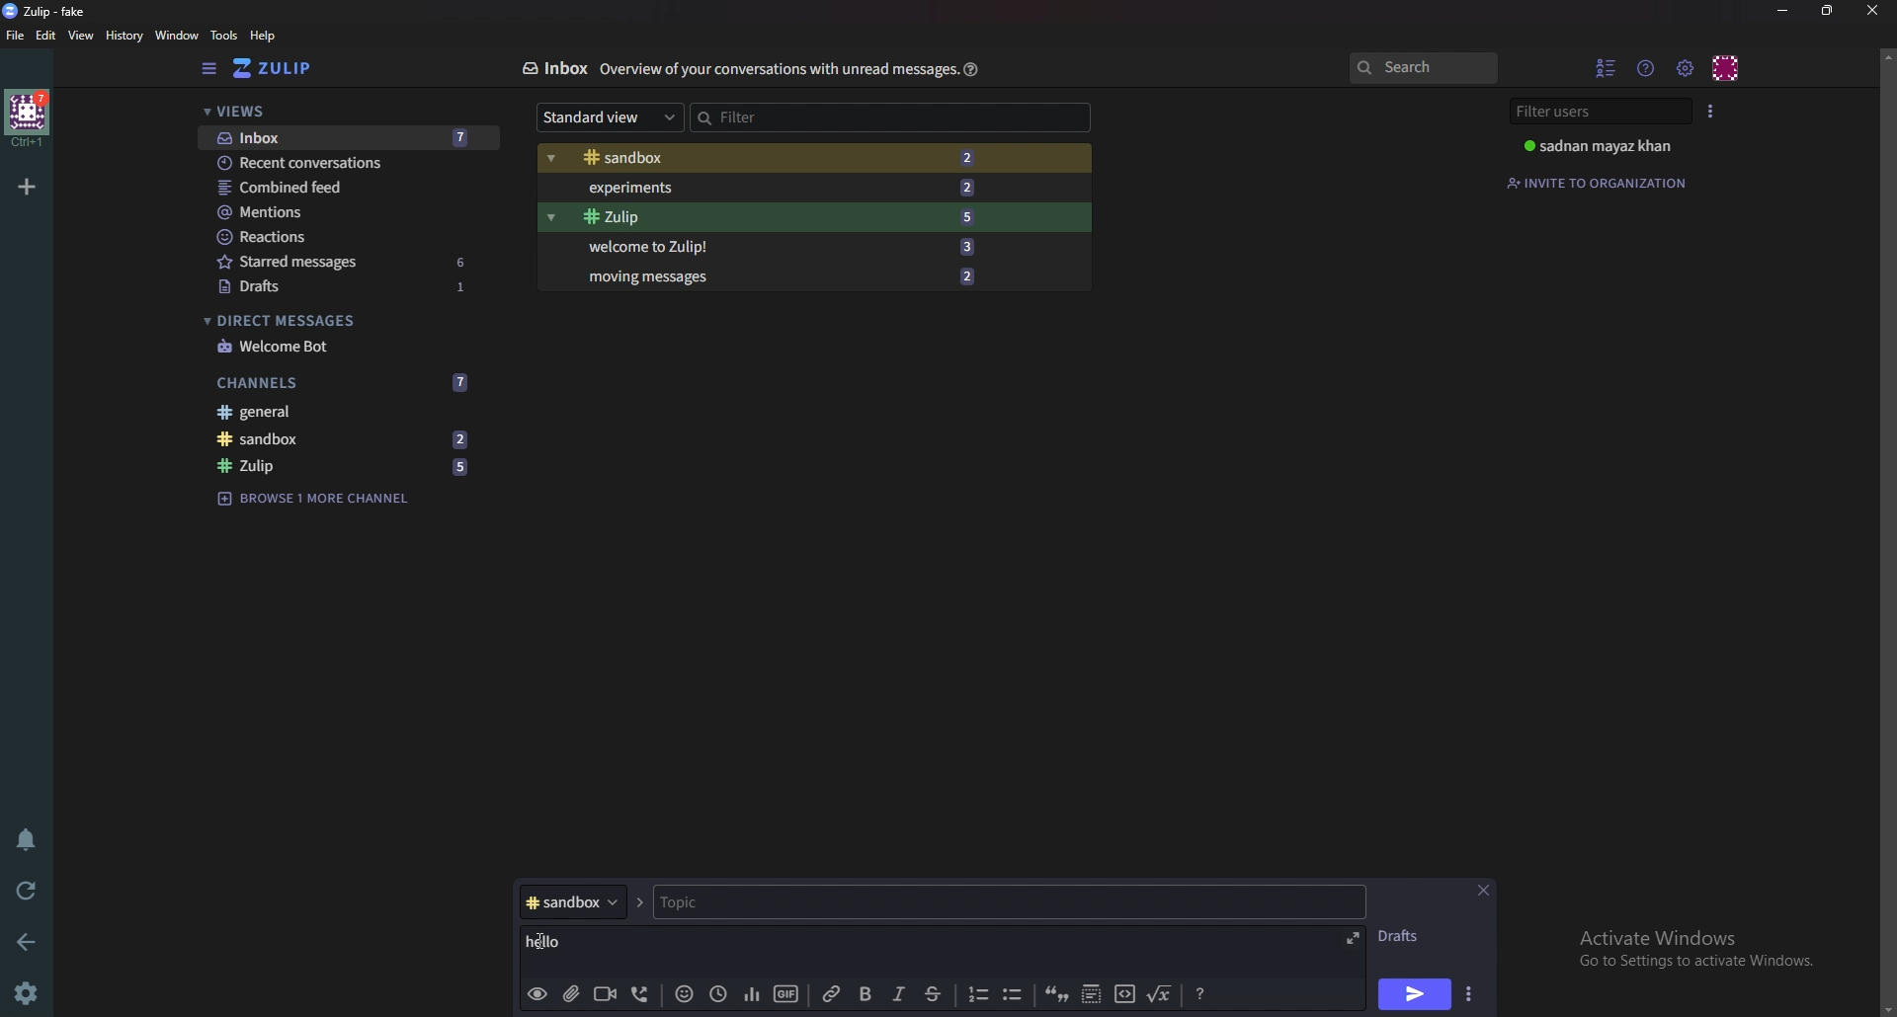 This screenshot has width=1897, height=1017. What do you see at coordinates (694, 159) in the screenshot?
I see `# Sandbox` at bounding box center [694, 159].